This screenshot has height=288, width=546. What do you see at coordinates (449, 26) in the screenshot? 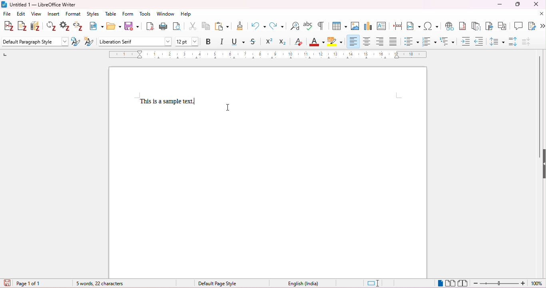
I see `insert hyperlink` at bounding box center [449, 26].